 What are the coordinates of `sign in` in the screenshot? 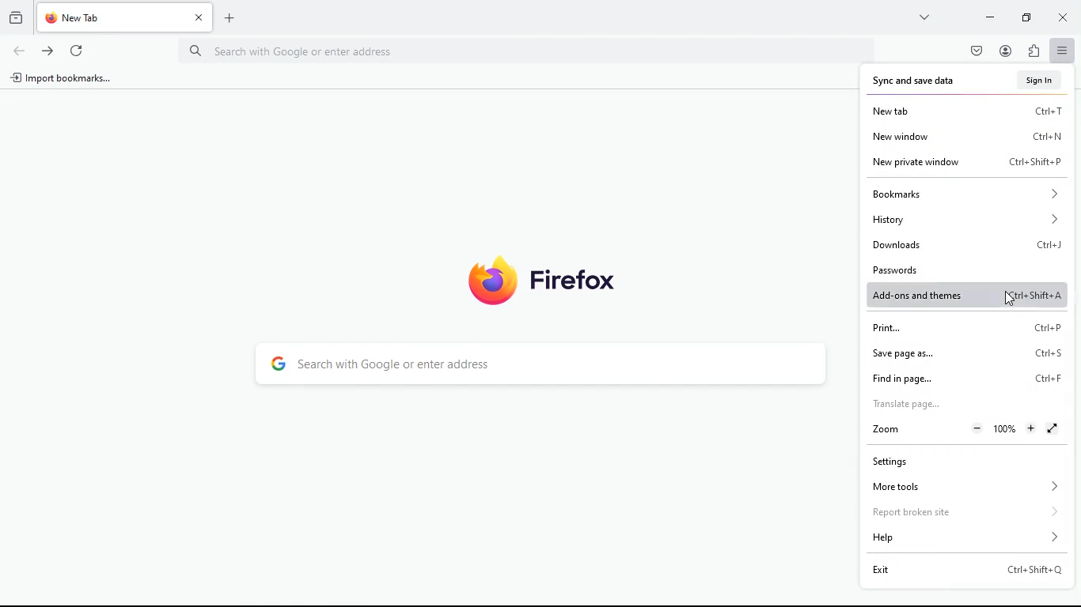 It's located at (1041, 78).